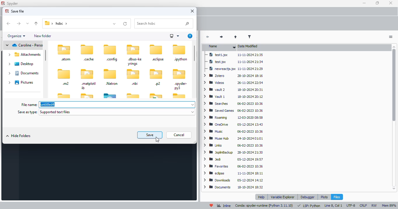 Image resolution: width=398 pixels, height=209 pixels. What do you see at coordinates (218, 180) in the screenshot?
I see `downloads` at bounding box center [218, 180].